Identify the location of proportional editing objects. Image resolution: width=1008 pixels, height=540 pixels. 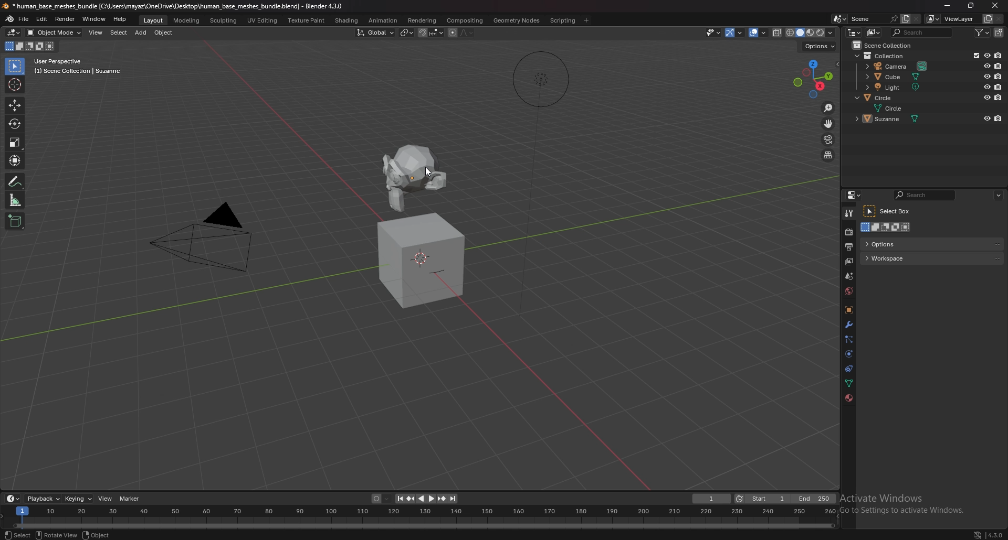
(452, 33).